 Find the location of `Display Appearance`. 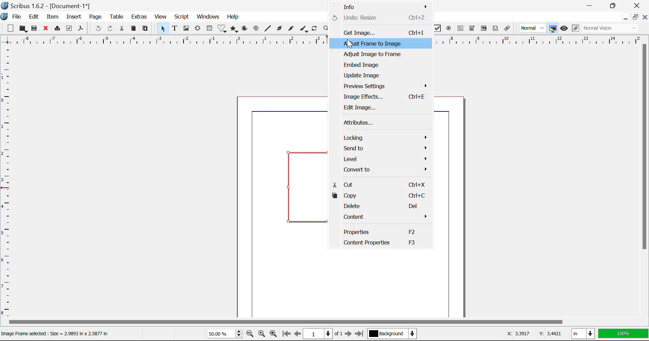

Display Appearance is located at coordinates (612, 28).